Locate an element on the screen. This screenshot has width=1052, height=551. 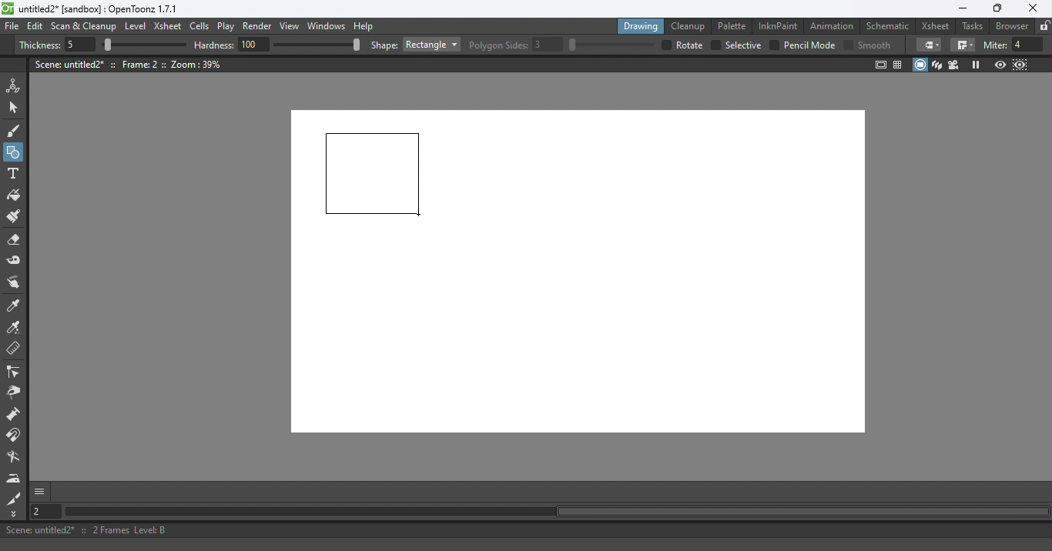
checkbox is located at coordinates (715, 45).